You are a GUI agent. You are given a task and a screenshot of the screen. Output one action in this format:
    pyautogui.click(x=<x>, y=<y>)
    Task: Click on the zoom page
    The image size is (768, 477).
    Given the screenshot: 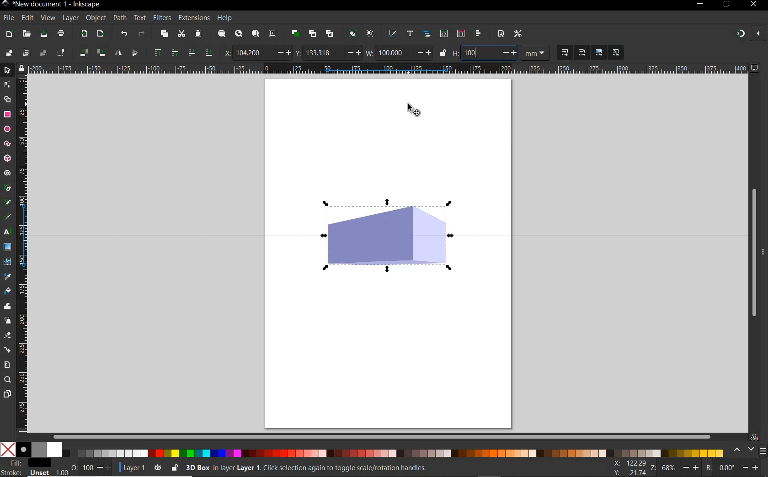 What is the action you would take?
    pyautogui.click(x=255, y=33)
    